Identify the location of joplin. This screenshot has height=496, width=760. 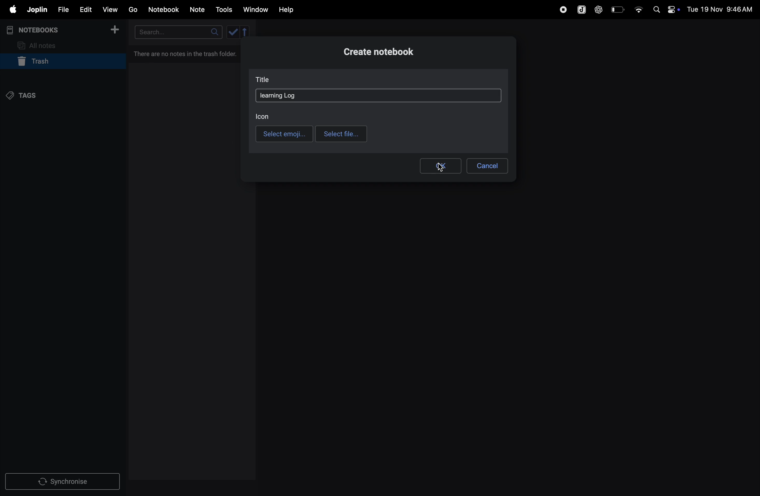
(36, 10).